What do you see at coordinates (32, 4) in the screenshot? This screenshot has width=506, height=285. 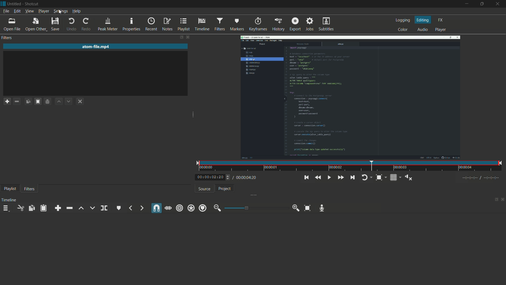 I see `app name` at bounding box center [32, 4].